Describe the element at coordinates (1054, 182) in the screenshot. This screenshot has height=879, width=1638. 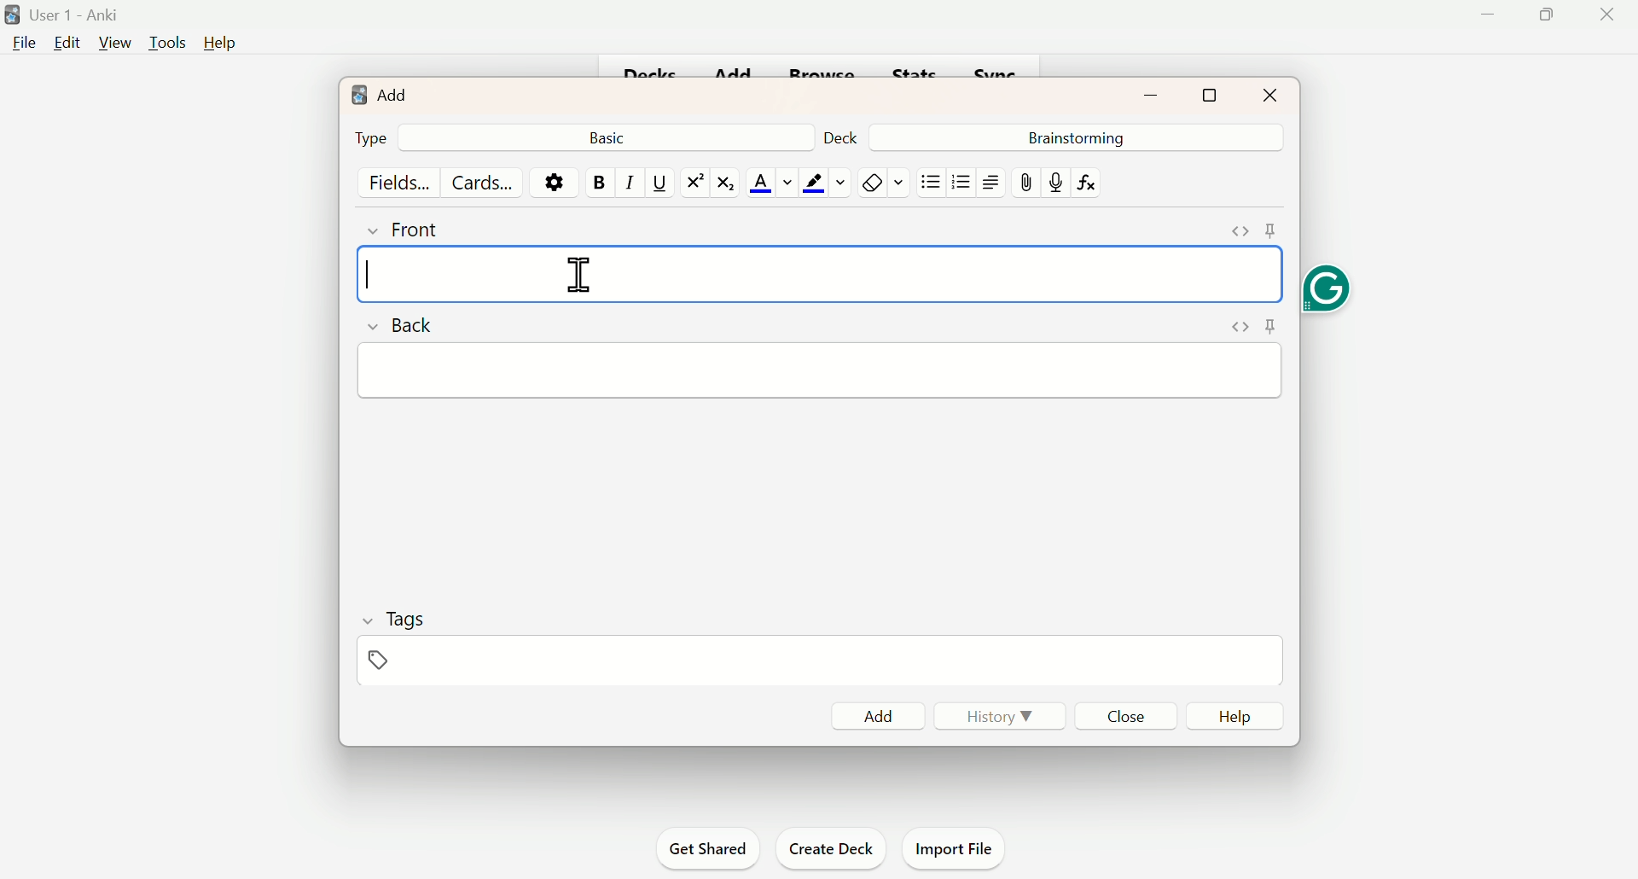
I see `mic` at that location.